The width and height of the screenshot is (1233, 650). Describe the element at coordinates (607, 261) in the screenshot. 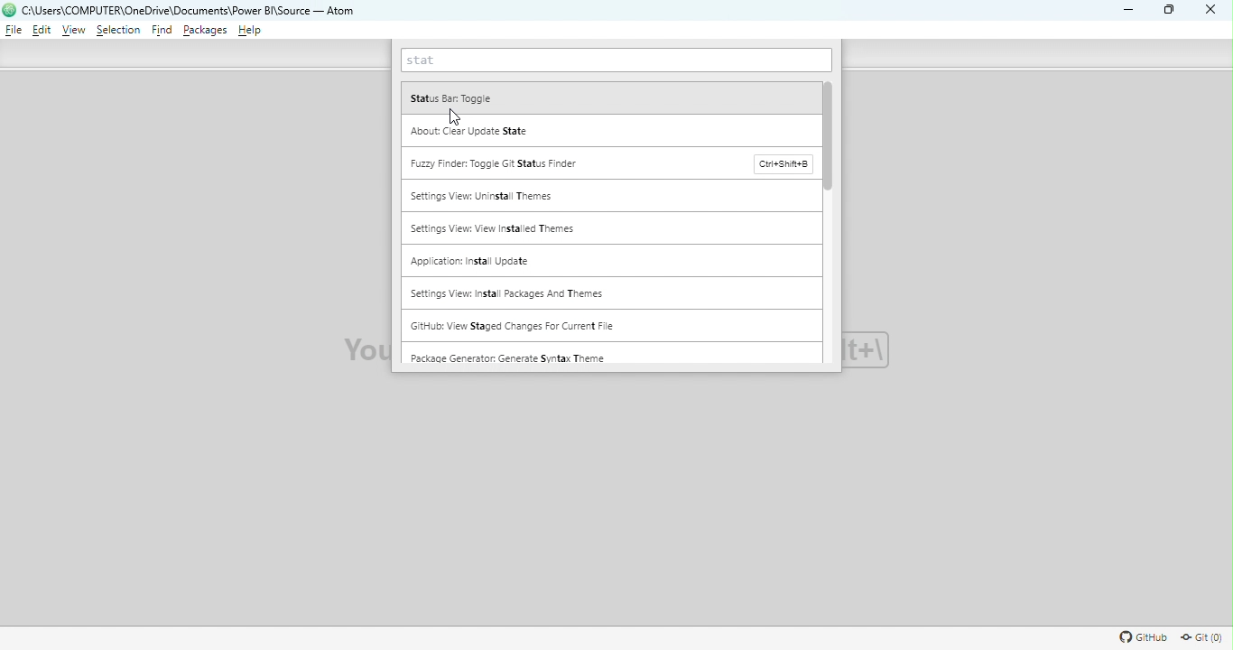

I see `Application: Install update` at that location.